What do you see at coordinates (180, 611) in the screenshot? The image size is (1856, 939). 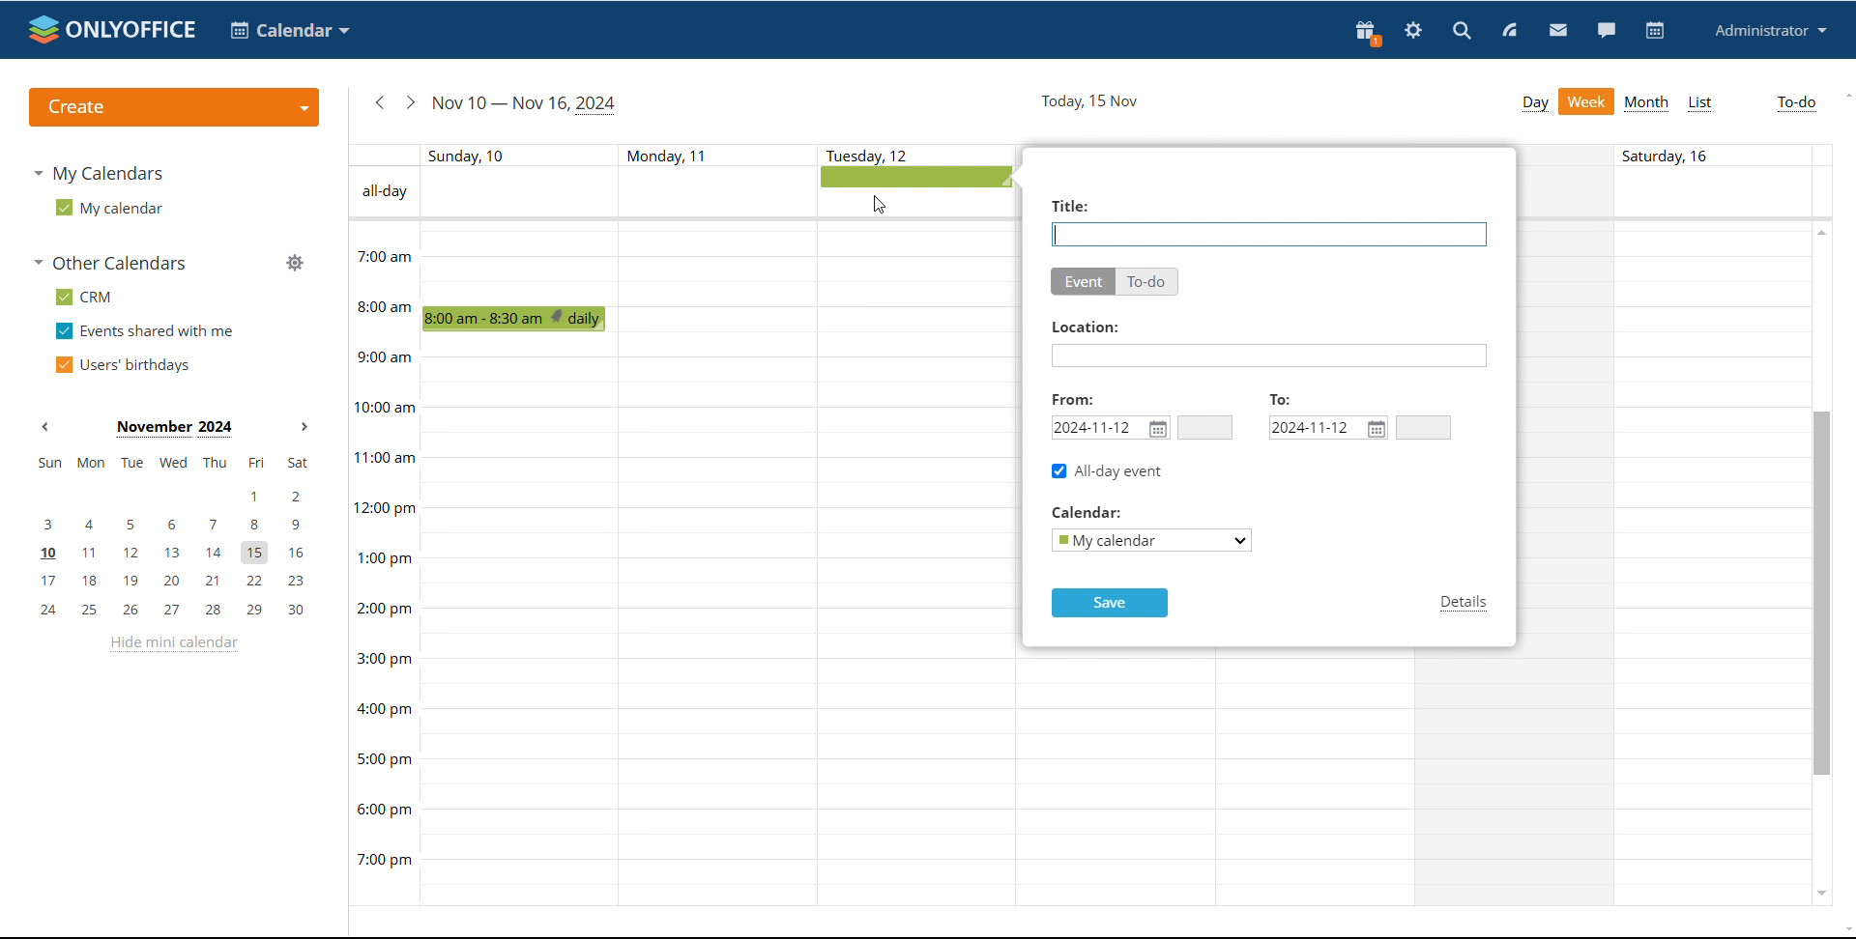 I see `24, 25, 26, 27, 28, 29, 30 ` at bounding box center [180, 611].